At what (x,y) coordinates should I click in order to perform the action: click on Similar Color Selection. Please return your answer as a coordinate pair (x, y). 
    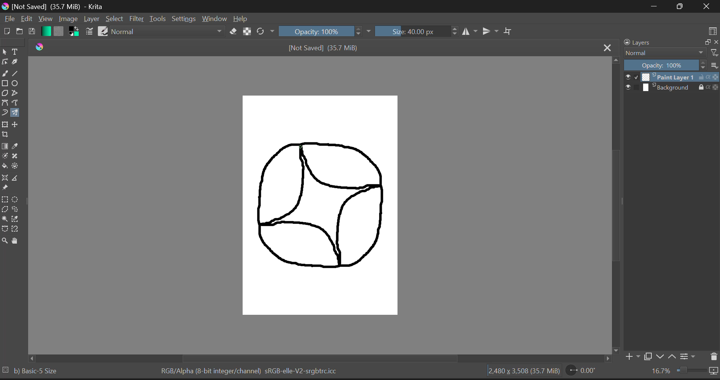
    Looking at the image, I should click on (18, 220).